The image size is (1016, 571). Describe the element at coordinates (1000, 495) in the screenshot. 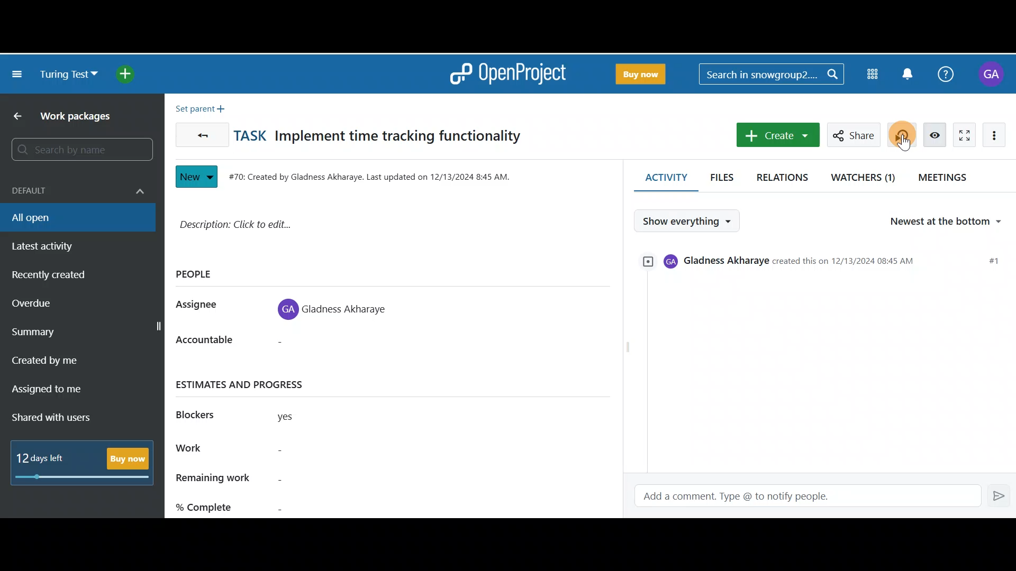

I see `Enter` at that location.